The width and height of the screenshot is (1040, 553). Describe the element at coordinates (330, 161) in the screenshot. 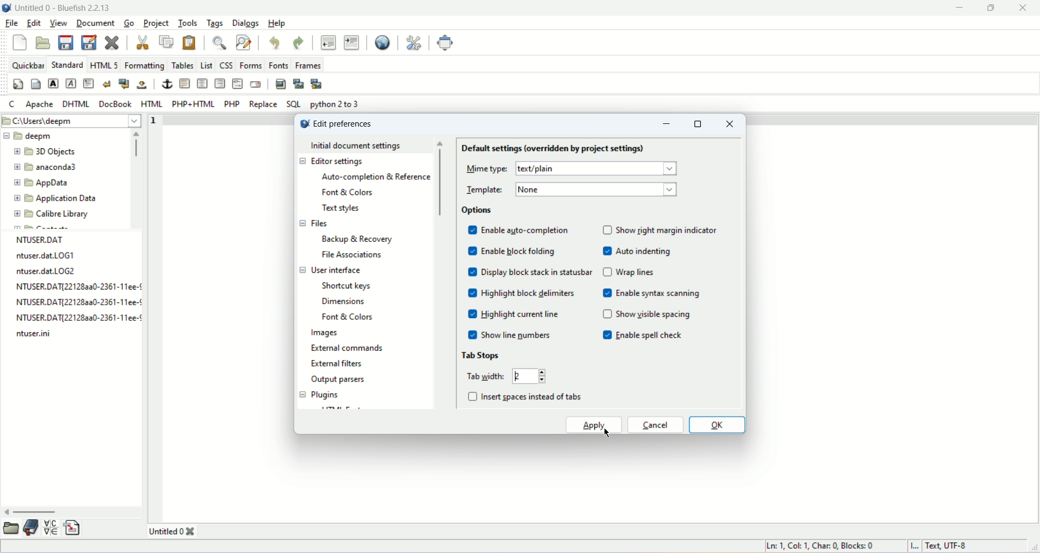

I see `editor settings` at that location.